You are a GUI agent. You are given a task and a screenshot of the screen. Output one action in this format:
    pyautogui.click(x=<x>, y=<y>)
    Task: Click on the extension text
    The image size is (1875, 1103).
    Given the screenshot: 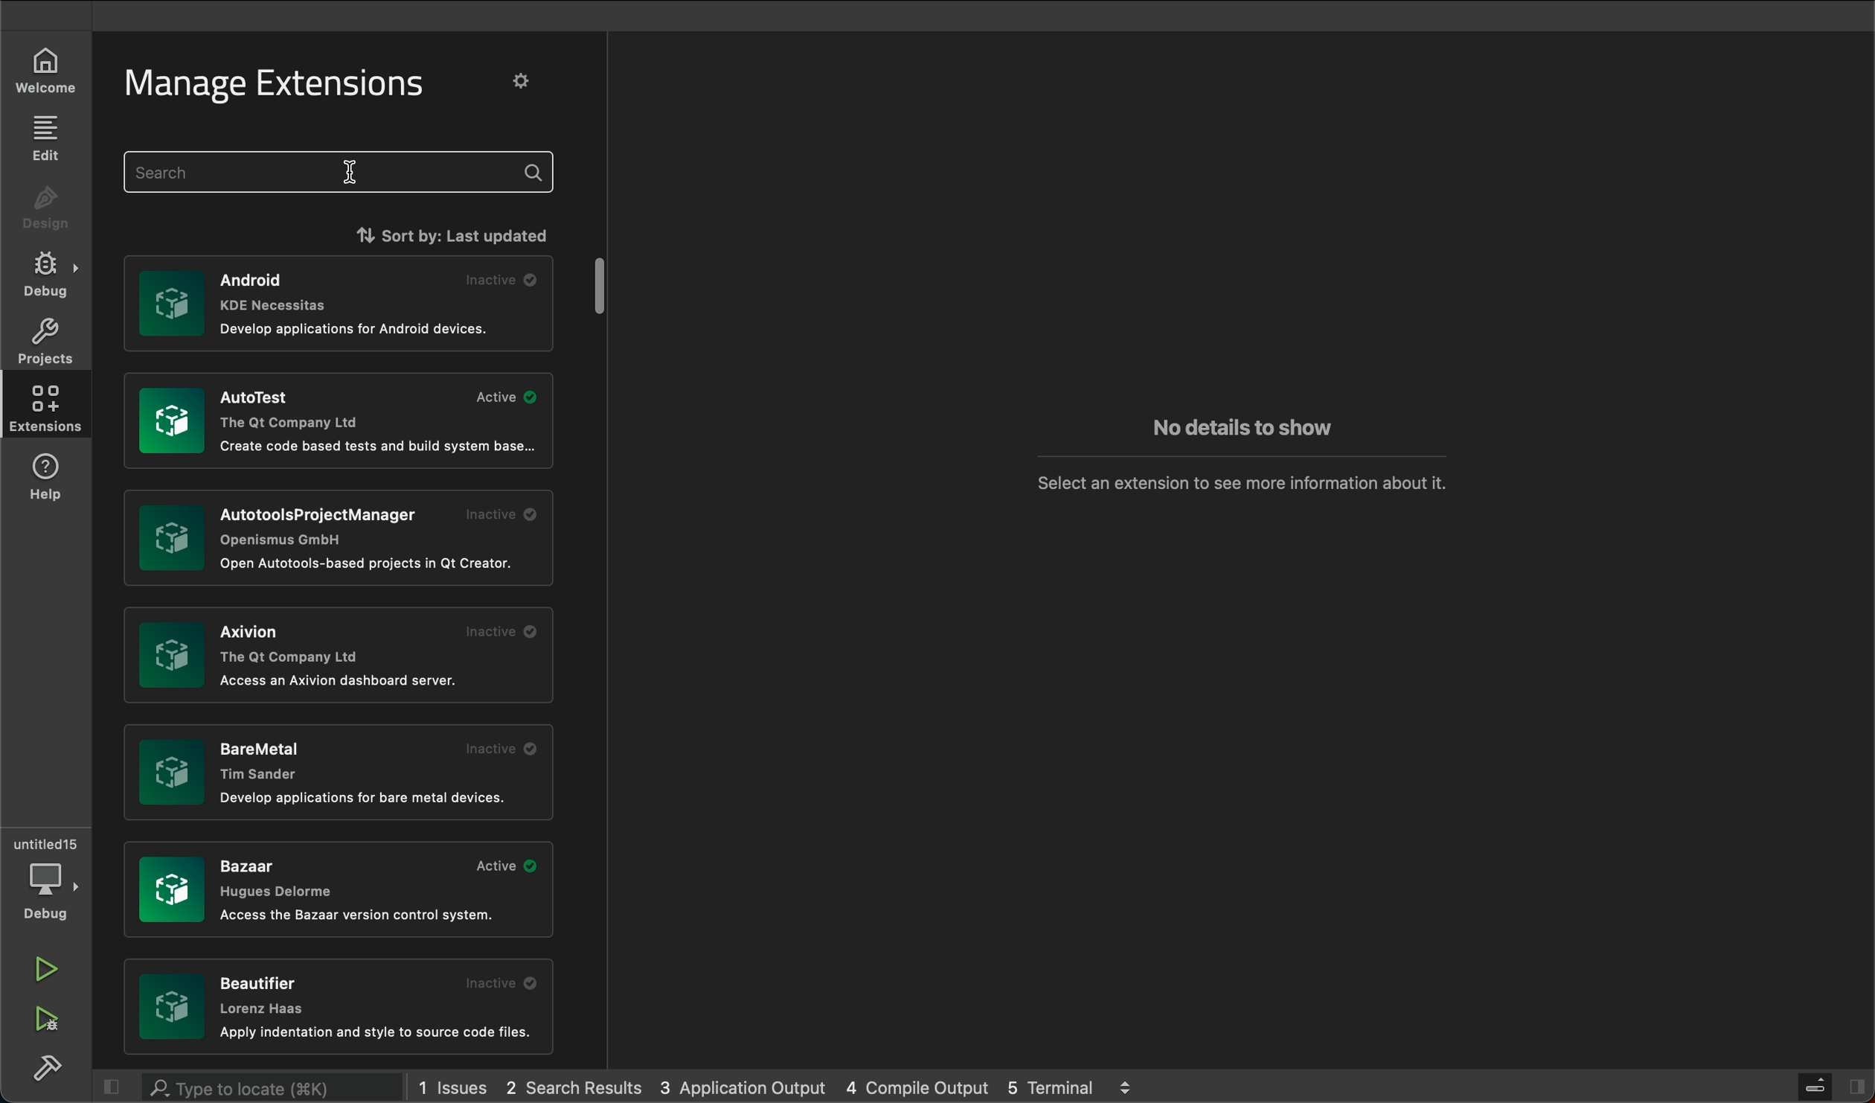 What is the action you would take?
    pyautogui.click(x=270, y=755)
    